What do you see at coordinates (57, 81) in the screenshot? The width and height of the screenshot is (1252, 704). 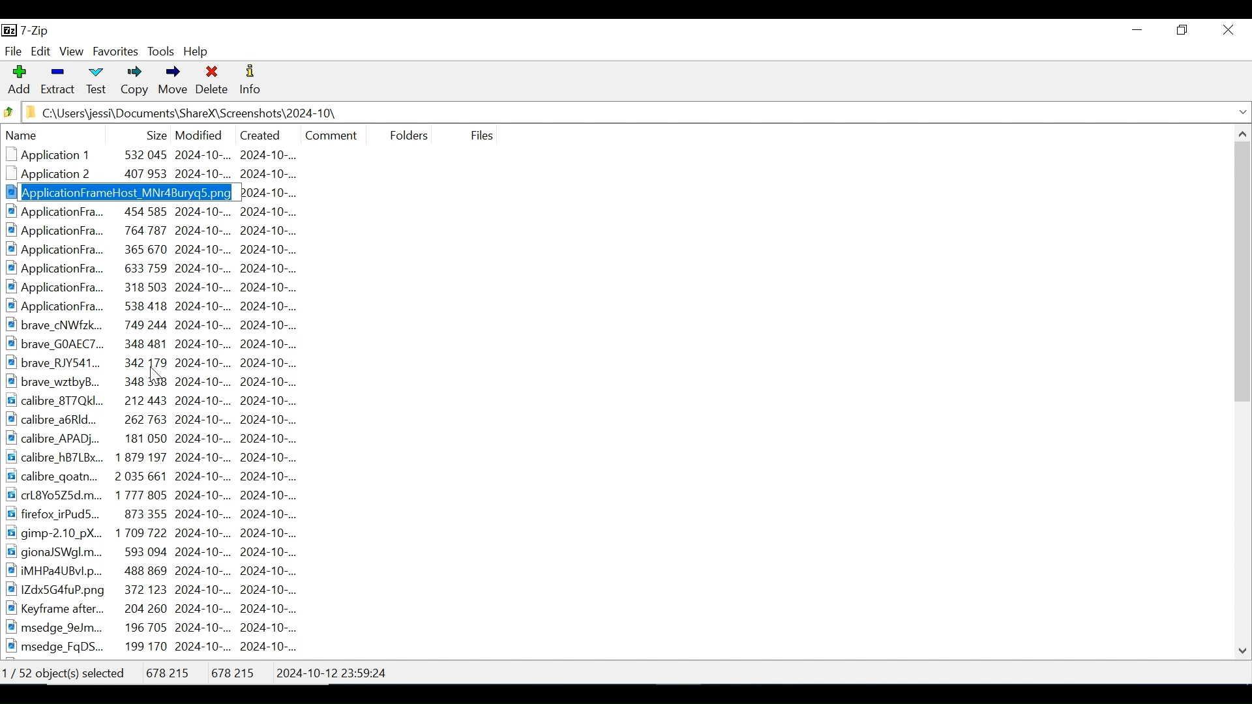 I see `Extract` at bounding box center [57, 81].